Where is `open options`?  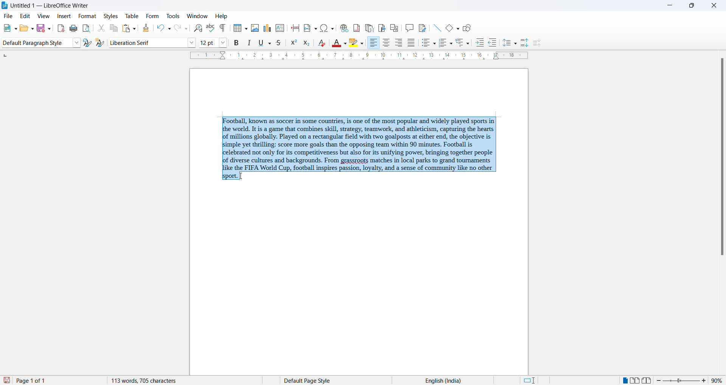 open options is located at coordinates (32, 29).